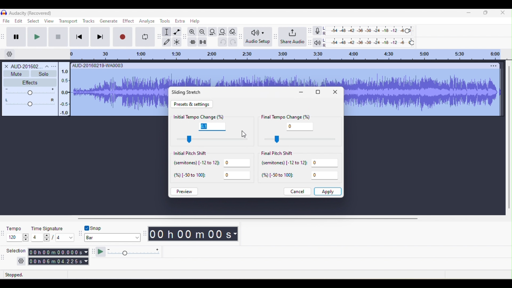 The height and width of the screenshot is (288, 512). I want to click on extra, so click(180, 22).